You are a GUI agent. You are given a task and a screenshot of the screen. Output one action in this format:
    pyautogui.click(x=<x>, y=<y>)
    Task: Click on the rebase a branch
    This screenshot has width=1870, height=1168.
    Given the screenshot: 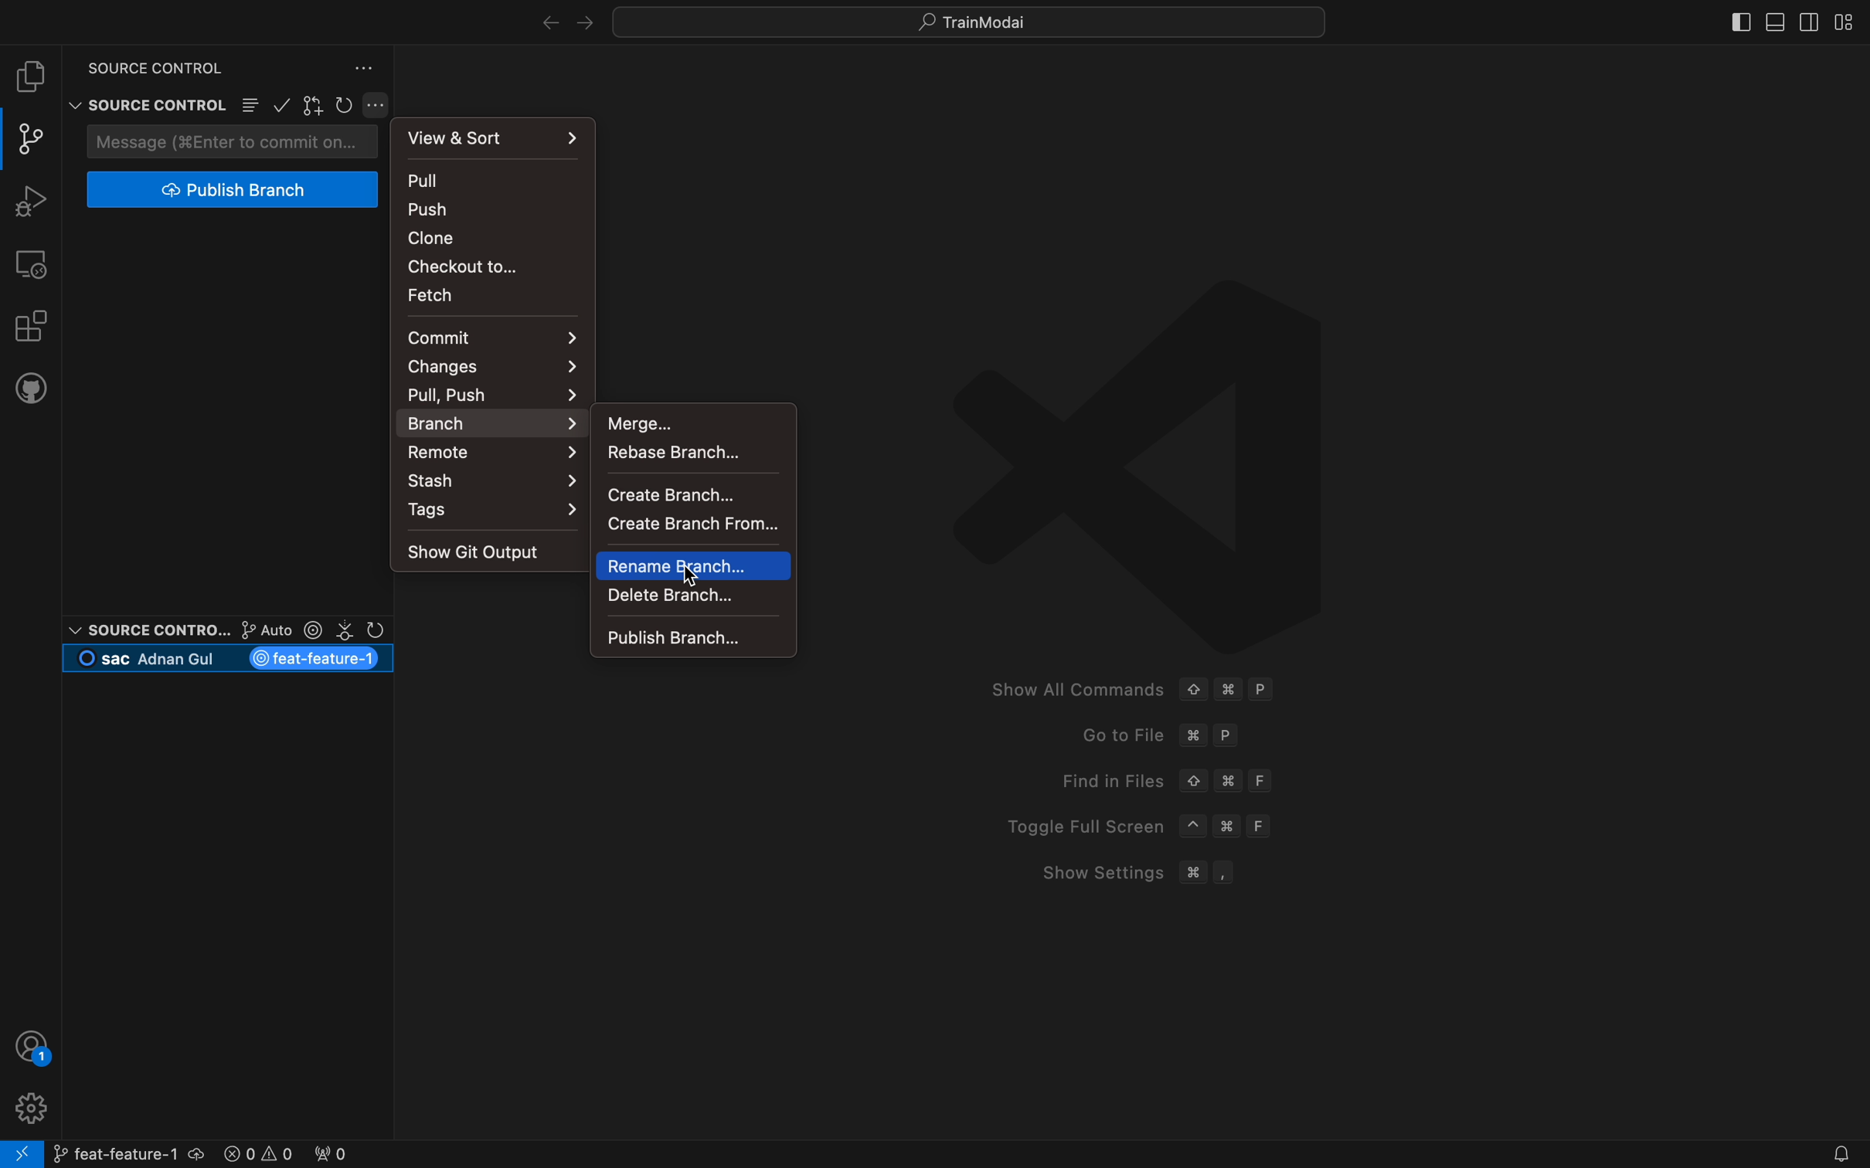 What is the action you would take?
    pyautogui.click(x=699, y=453)
    